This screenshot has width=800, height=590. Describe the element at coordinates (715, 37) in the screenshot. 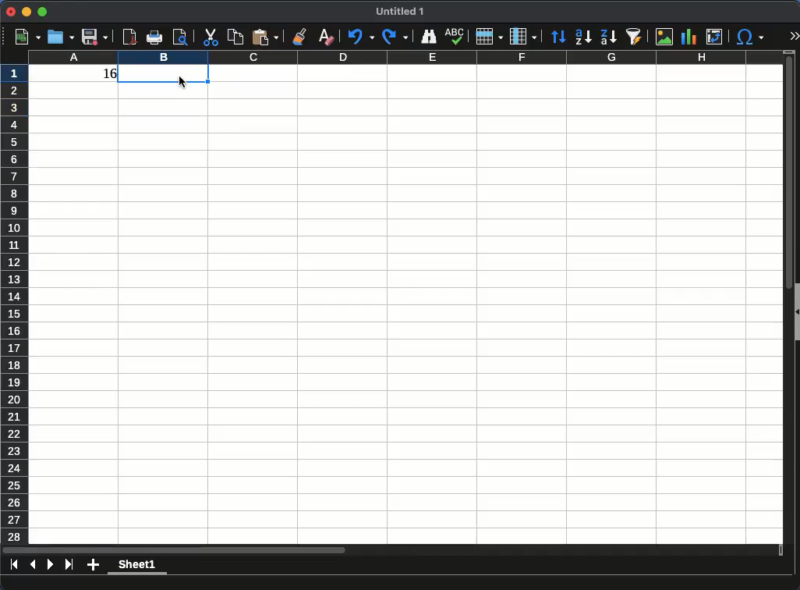

I see `pivot table` at that location.